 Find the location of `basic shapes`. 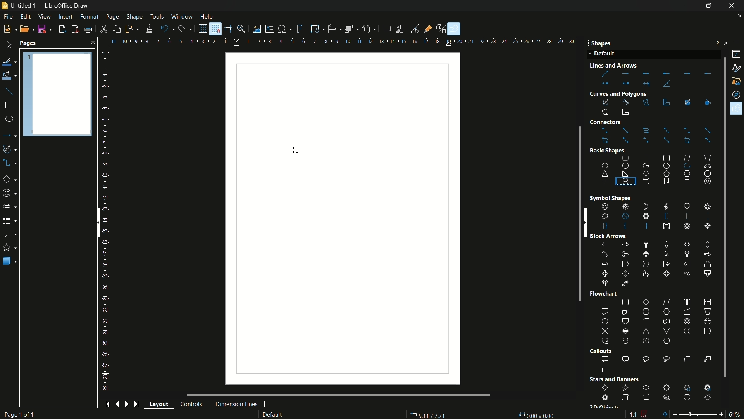

basic shapes is located at coordinates (12, 179).